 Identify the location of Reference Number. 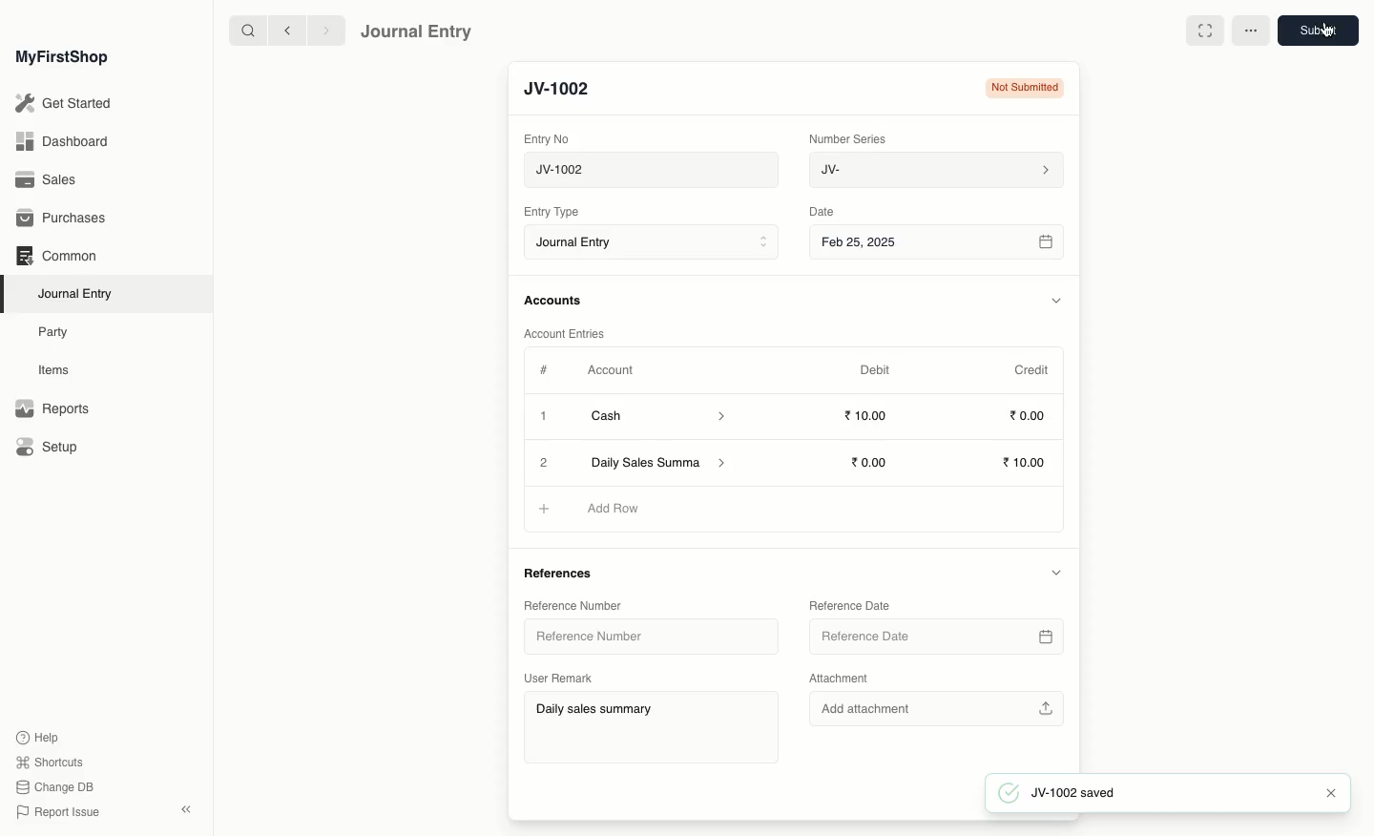
(571, 604).